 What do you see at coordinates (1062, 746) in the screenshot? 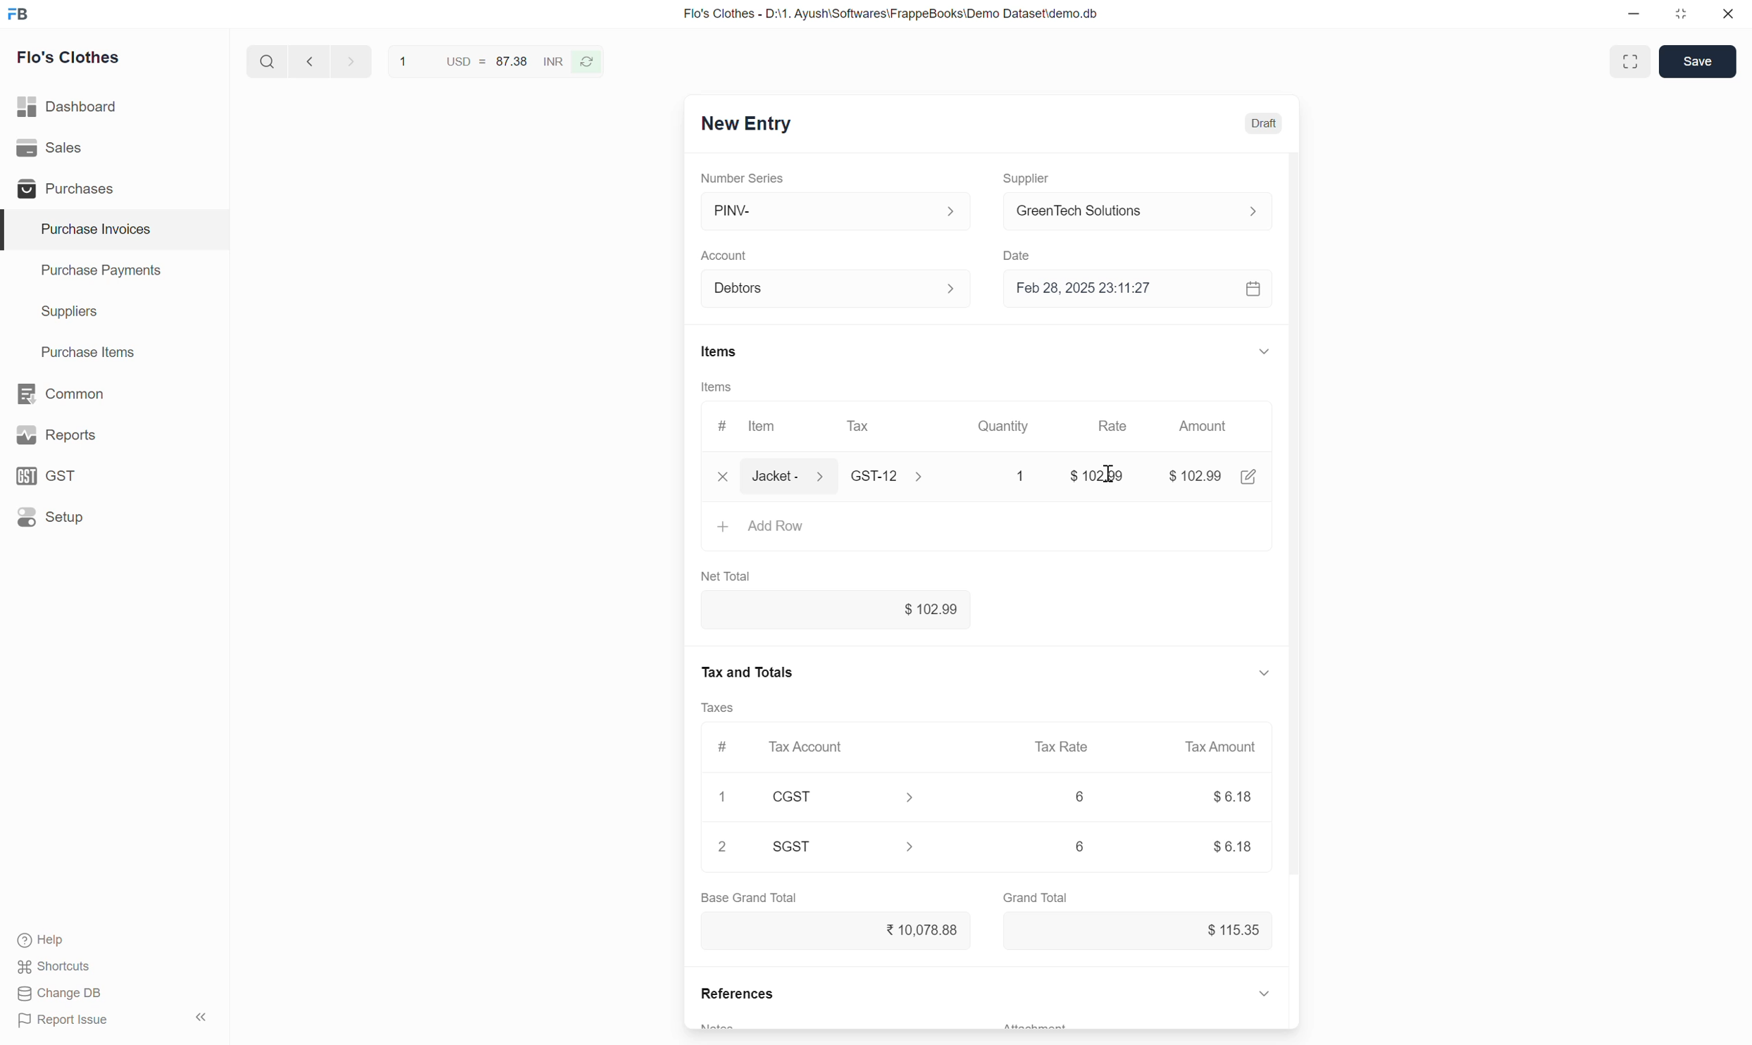
I see `Tax Rate` at bounding box center [1062, 746].